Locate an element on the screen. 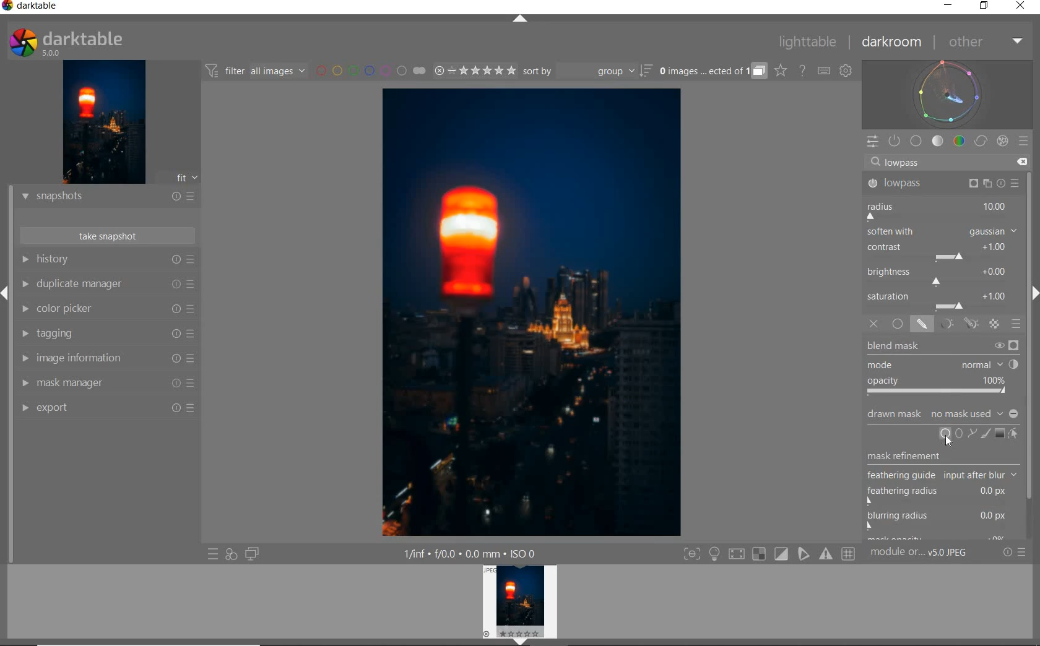  IMAGE PREVIEW is located at coordinates (104, 121).